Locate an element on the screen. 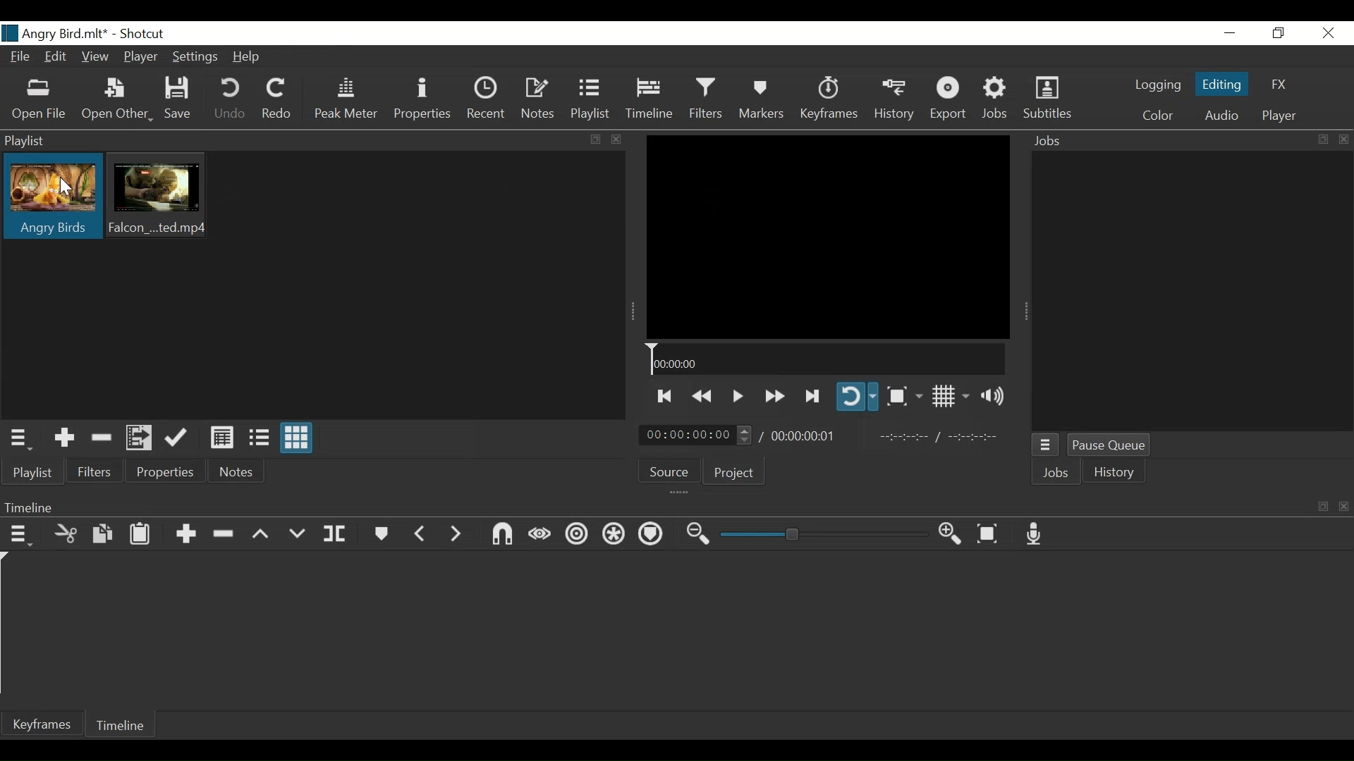  Playlist is located at coordinates (593, 101).